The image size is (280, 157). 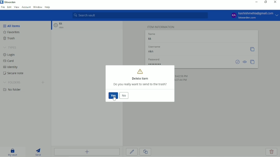 I want to click on Delete, so click(x=271, y=152).